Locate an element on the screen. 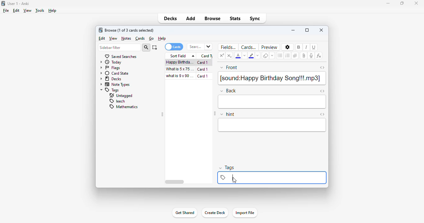  search is located at coordinates (199, 47).